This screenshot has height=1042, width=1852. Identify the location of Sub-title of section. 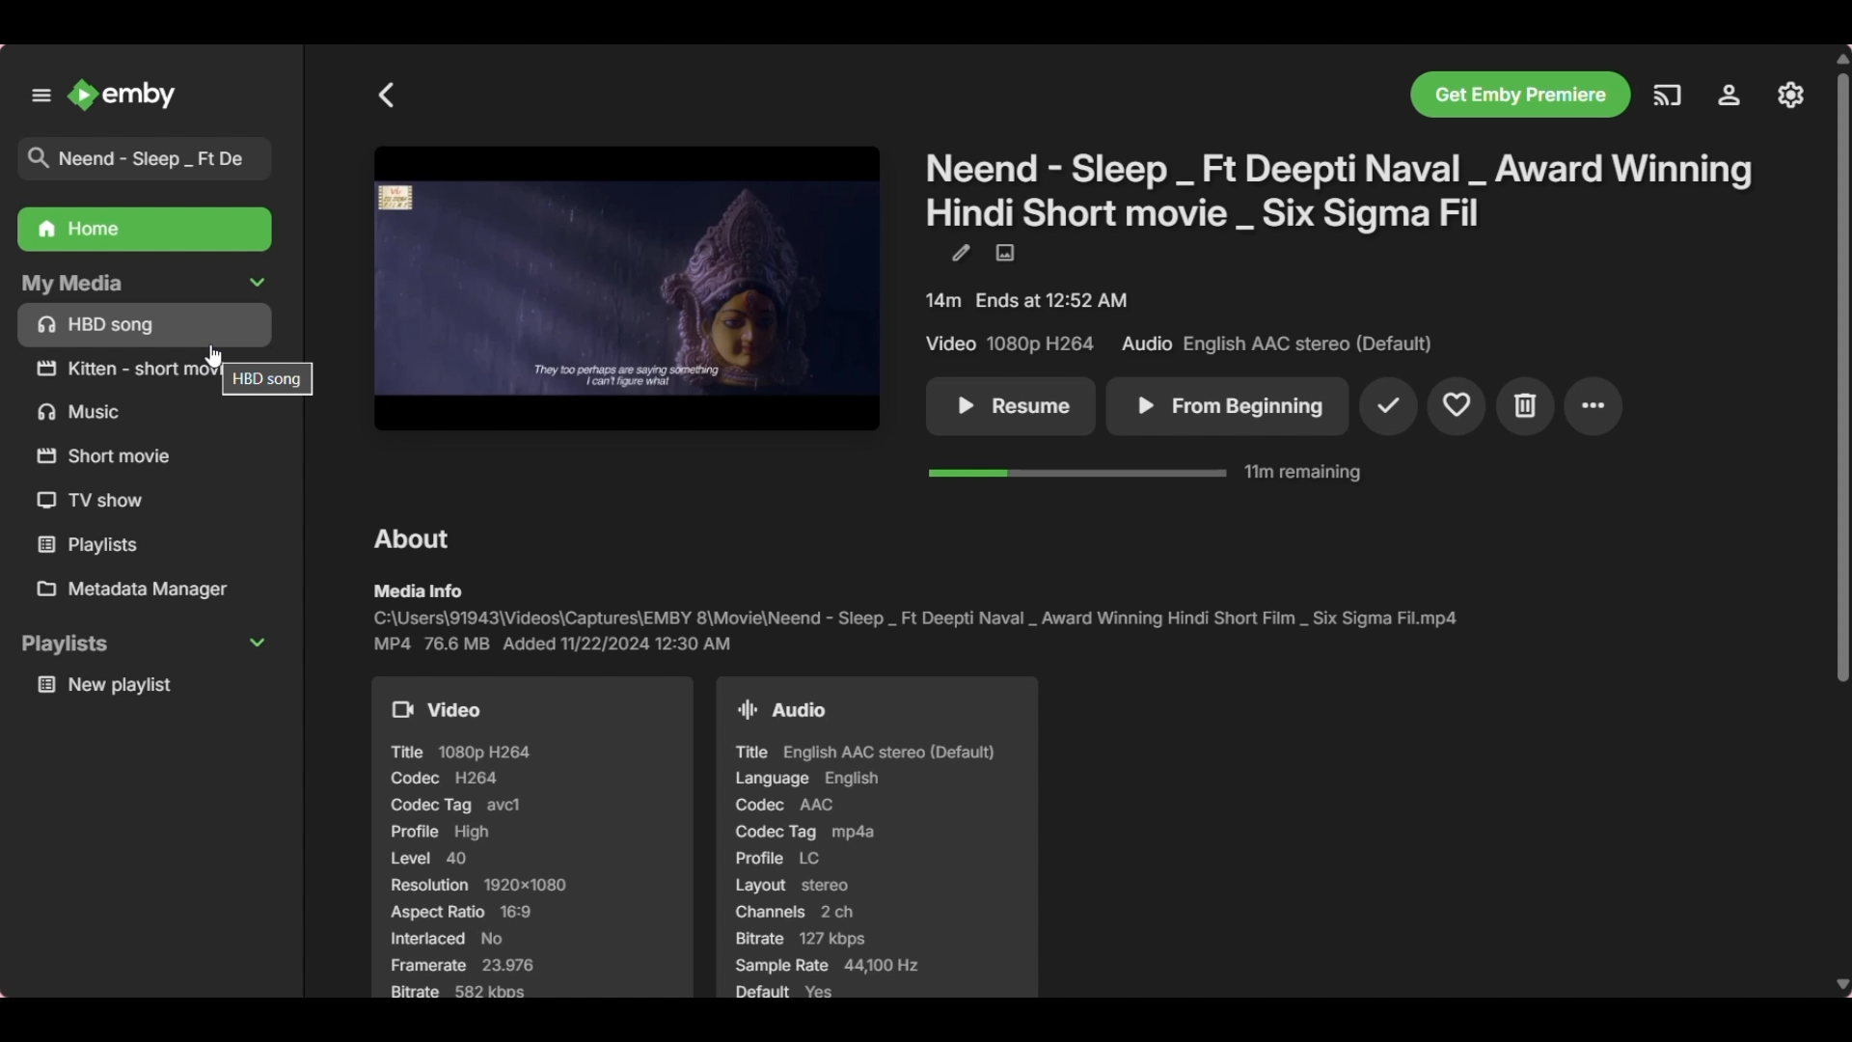
(418, 590).